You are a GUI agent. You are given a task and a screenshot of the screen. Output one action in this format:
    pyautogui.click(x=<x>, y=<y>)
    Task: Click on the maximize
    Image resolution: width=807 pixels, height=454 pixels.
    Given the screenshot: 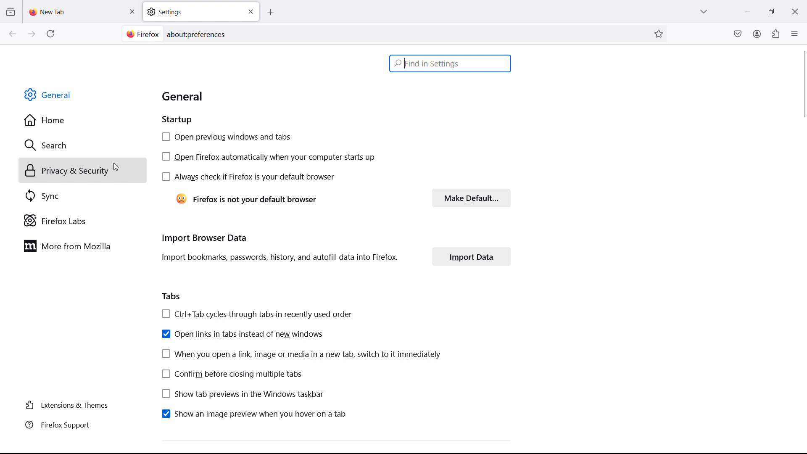 What is the action you would take?
    pyautogui.click(x=769, y=12)
    